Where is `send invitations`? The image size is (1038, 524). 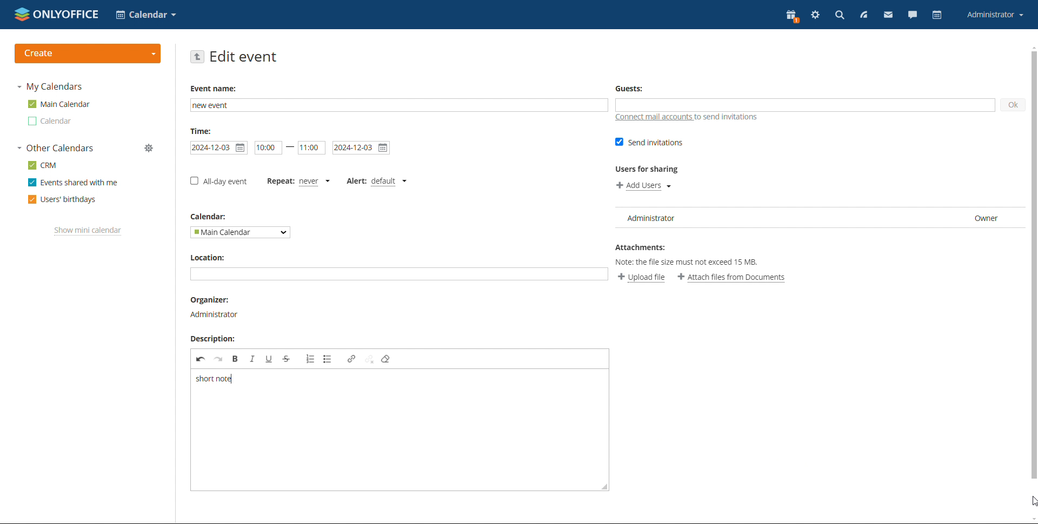
send invitations is located at coordinates (650, 143).